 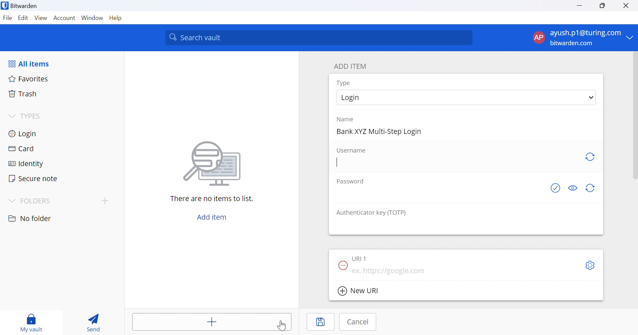 What do you see at coordinates (342, 265) in the screenshot?
I see `Remove` at bounding box center [342, 265].